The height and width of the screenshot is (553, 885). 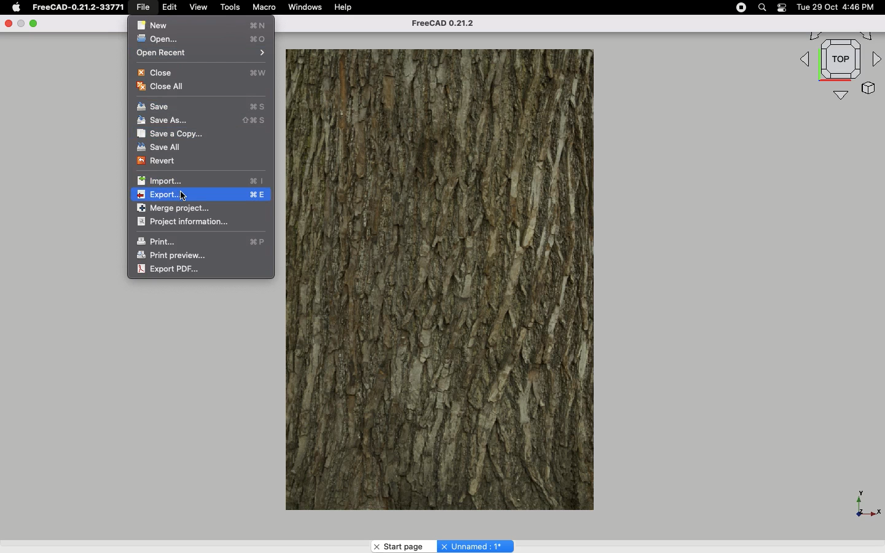 I want to click on Merge project, so click(x=173, y=208).